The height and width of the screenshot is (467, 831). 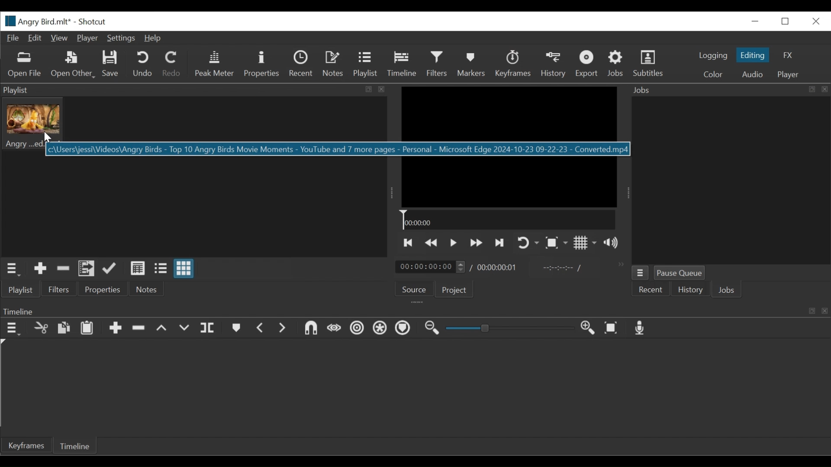 What do you see at coordinates (500, 243) in the screenshot?
I see `Play the next point quickly` at bounding box center [500, 243].